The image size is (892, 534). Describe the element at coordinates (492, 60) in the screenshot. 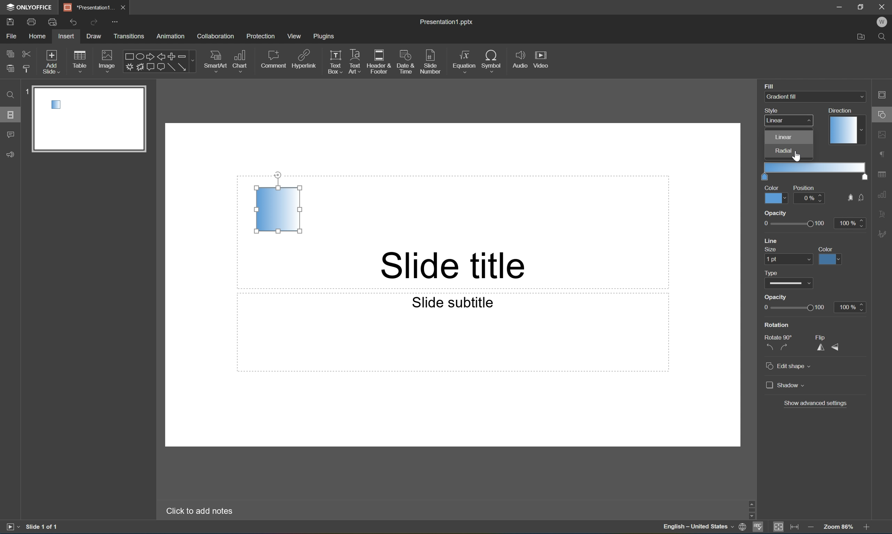

I see `Symbol` at that location.